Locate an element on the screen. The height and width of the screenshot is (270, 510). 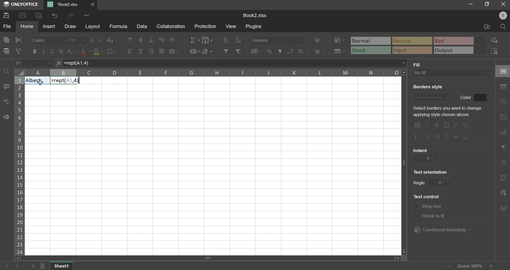
strikethrough is located at coordinates (62, 51).